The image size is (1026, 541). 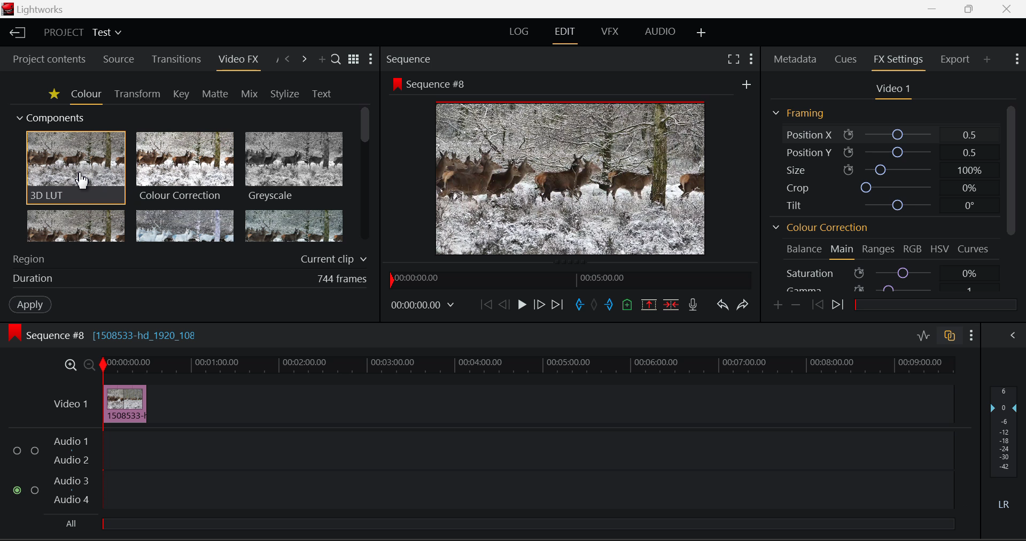 I want to click on VFX Layout, so click(x=611, y=32).